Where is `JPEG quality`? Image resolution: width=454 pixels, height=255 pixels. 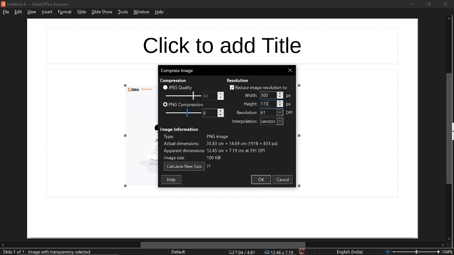
JPEG quality is located at coordinates (182, 87).